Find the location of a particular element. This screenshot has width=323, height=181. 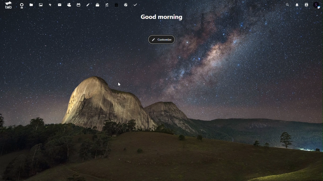

photos is located at coordinates (41, 5).